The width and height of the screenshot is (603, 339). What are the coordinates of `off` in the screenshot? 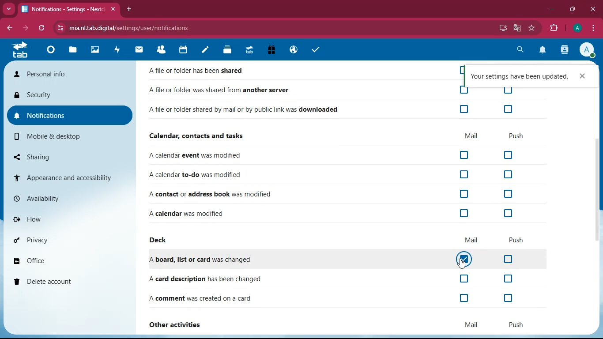 It's located at (466, 212).